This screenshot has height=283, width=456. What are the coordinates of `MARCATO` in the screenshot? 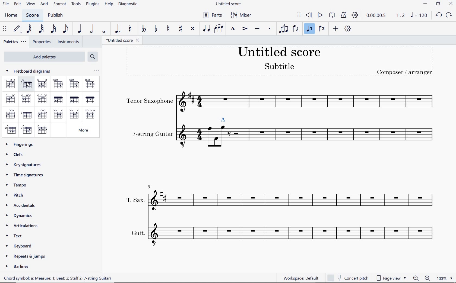 It's located at (232, 29).